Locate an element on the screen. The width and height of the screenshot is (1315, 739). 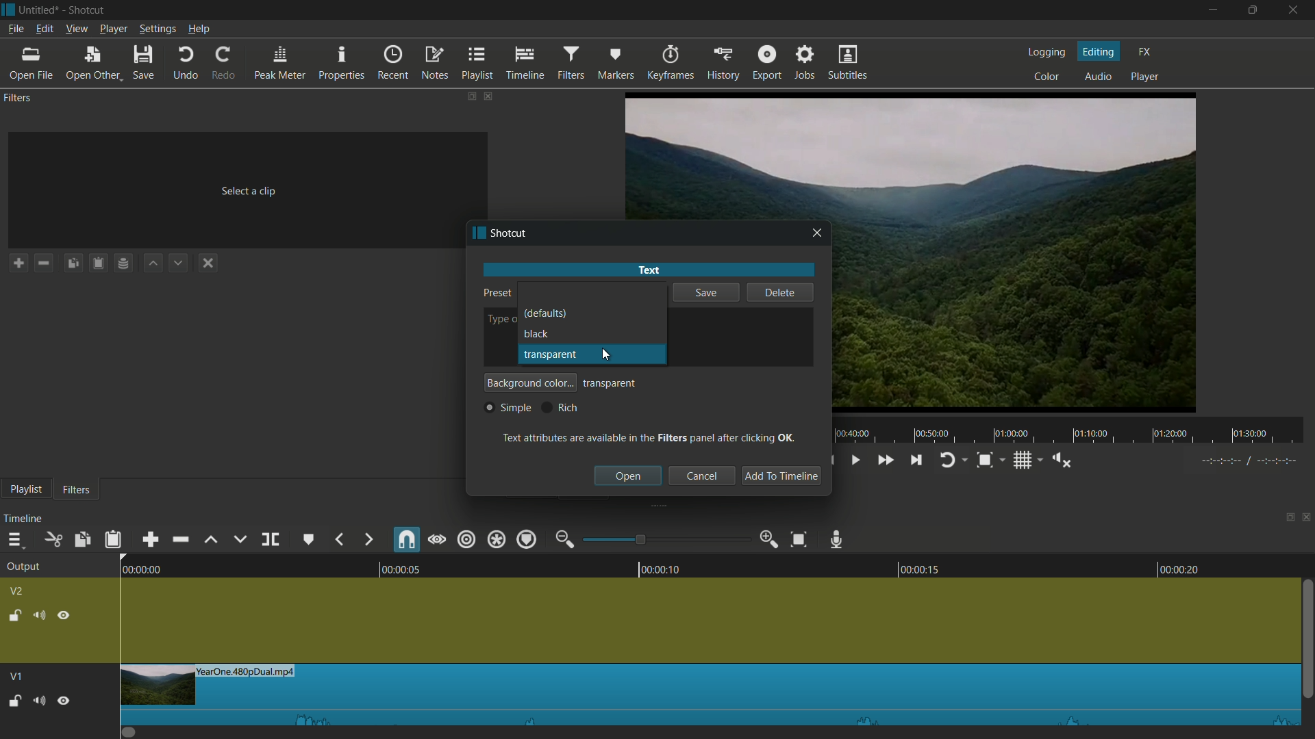
lift is located at coordinates (211, 539).